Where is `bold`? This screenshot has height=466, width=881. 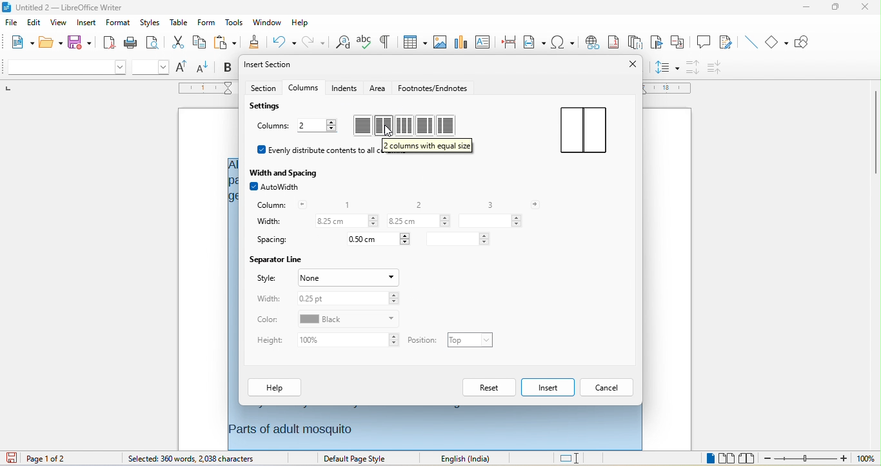 bold is located at coordinates (228, 66).